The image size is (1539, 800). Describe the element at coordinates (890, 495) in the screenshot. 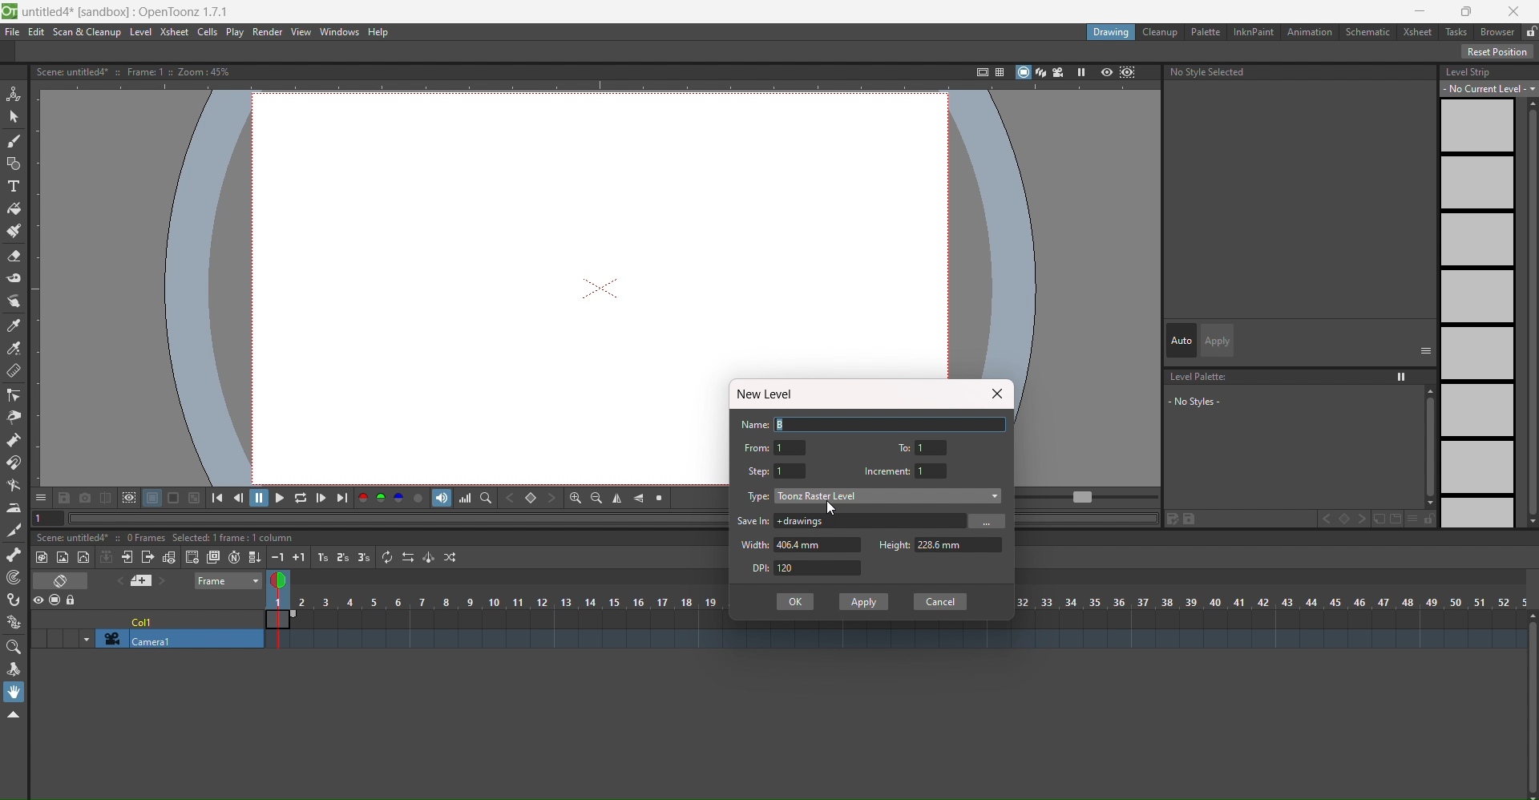

I see `select type` at that location.